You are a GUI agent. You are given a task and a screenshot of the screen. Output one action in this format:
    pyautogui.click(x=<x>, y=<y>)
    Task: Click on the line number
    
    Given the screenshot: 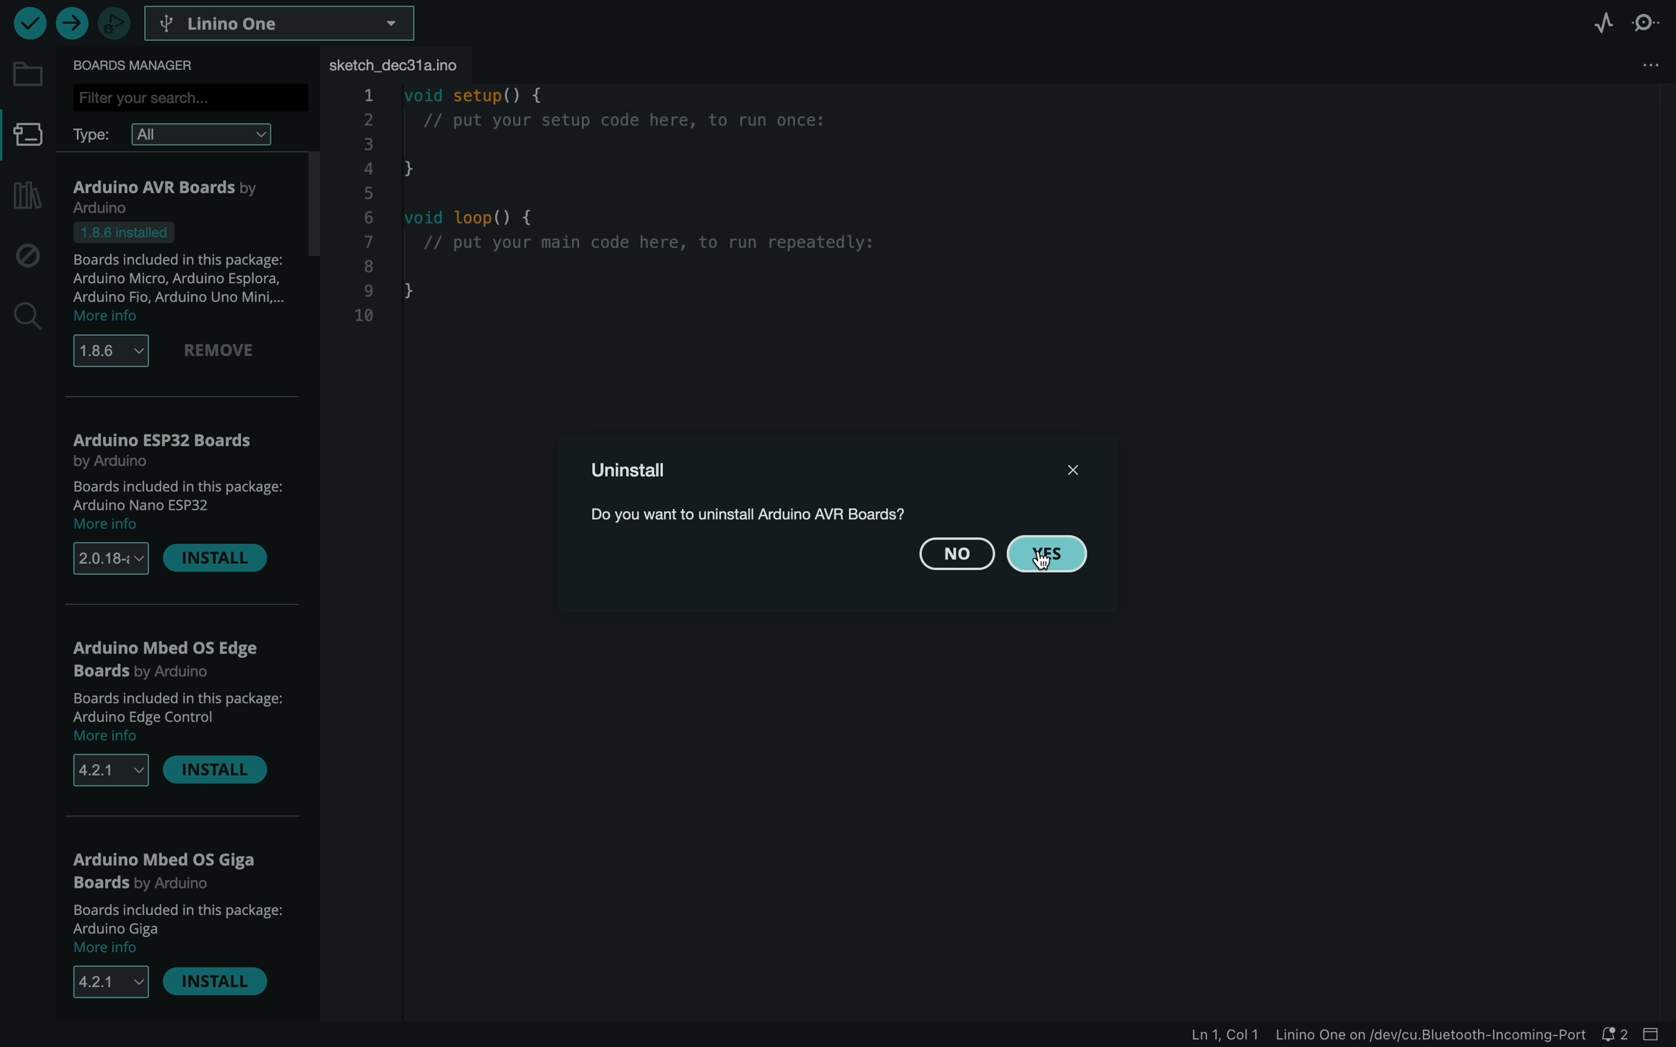 What is the action you would take?
    pyautogui.click(x=368, y=206)
    